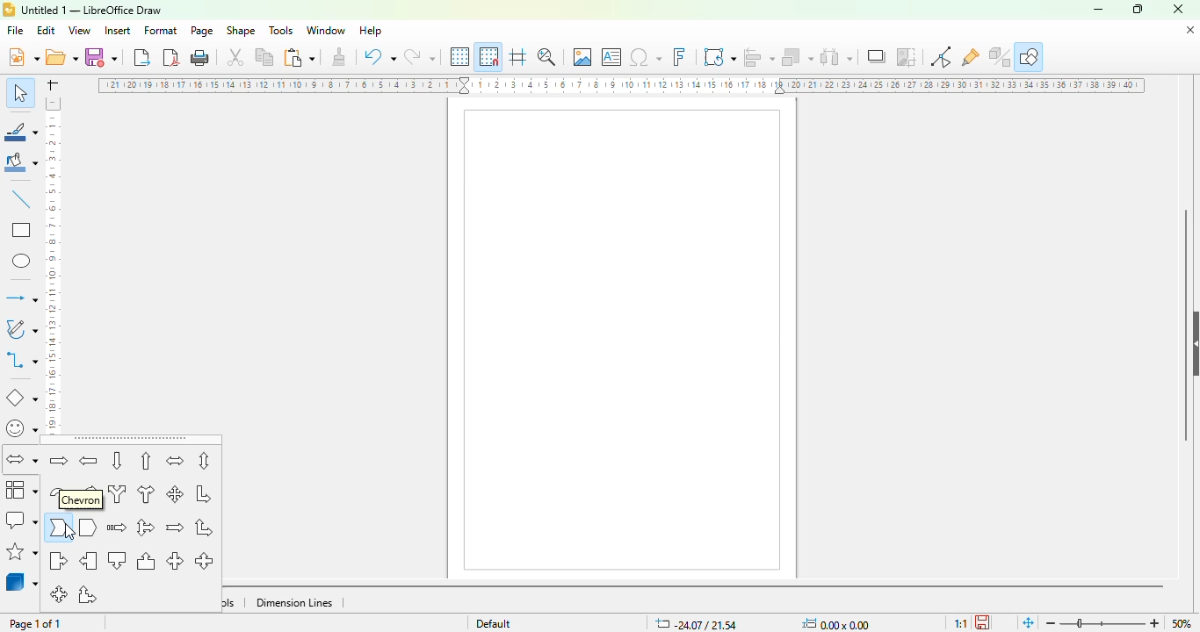 This screenshot has height=632, width=1200. What do you see at coordinates (622, 339) in the screenshot?
I see `page` at bounding box center [622, 339].